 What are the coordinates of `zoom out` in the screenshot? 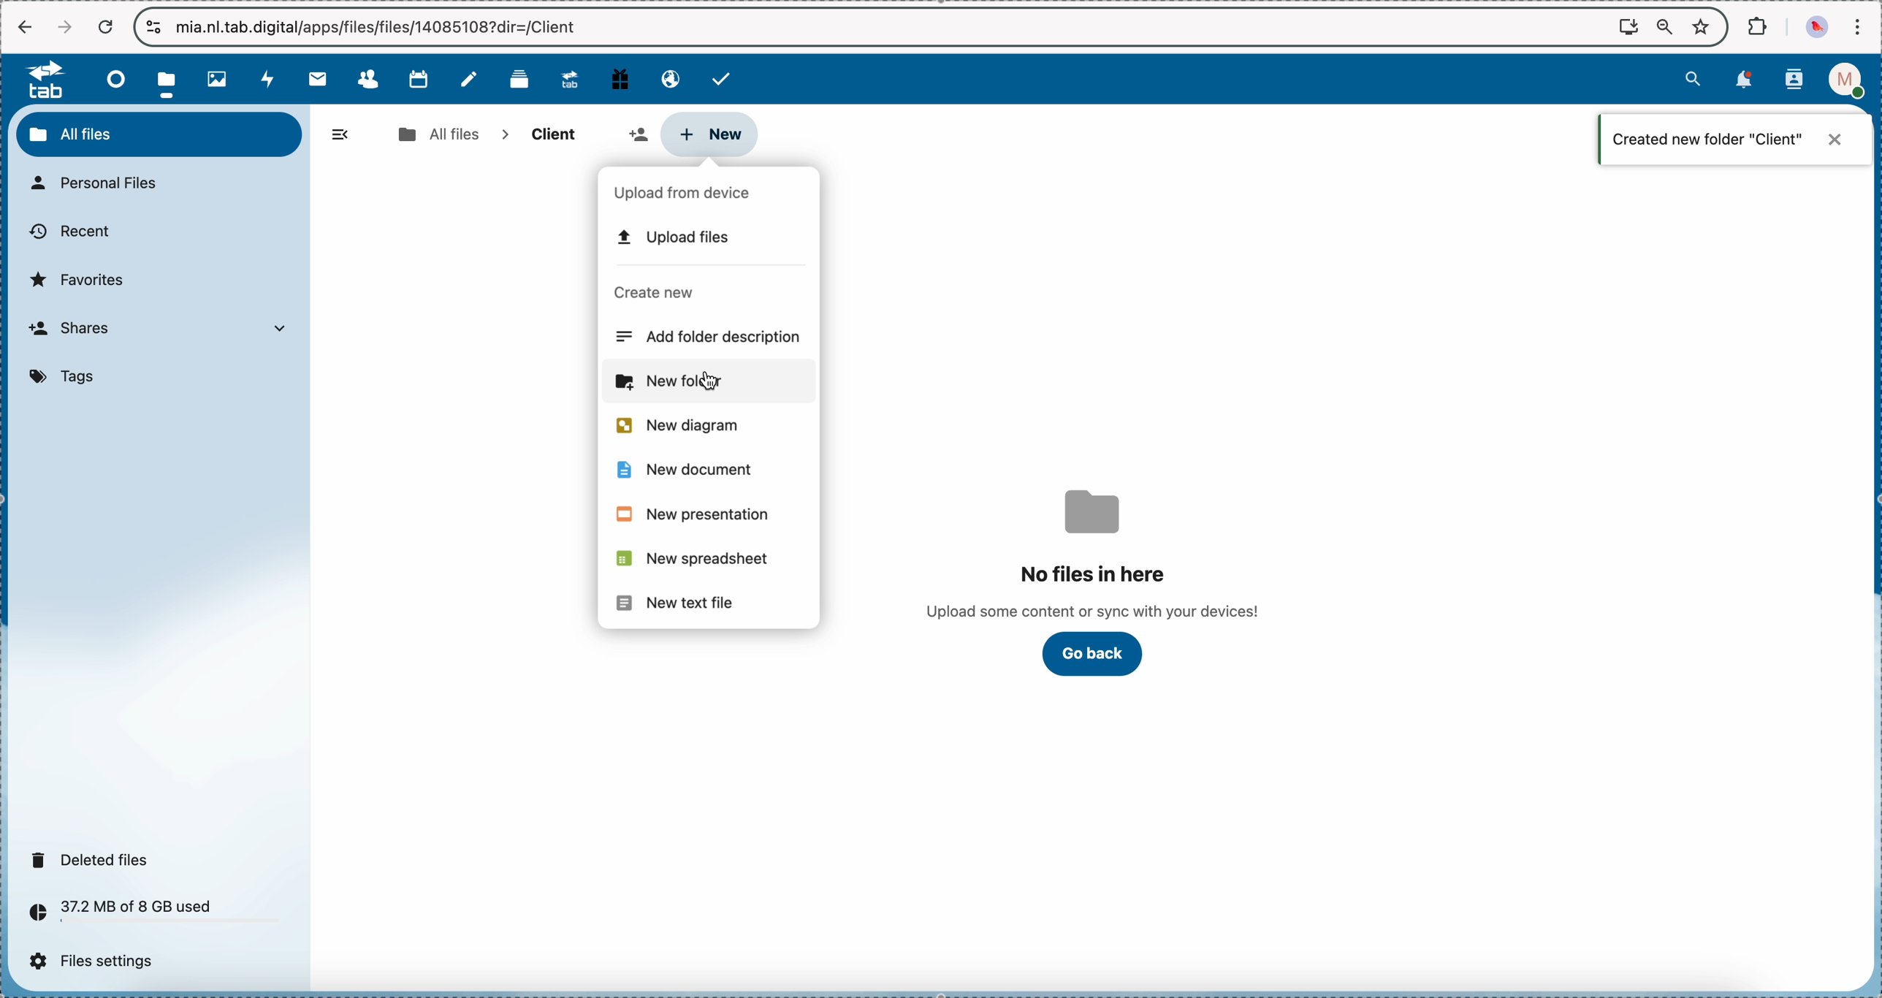 It's located at (1665, 28).